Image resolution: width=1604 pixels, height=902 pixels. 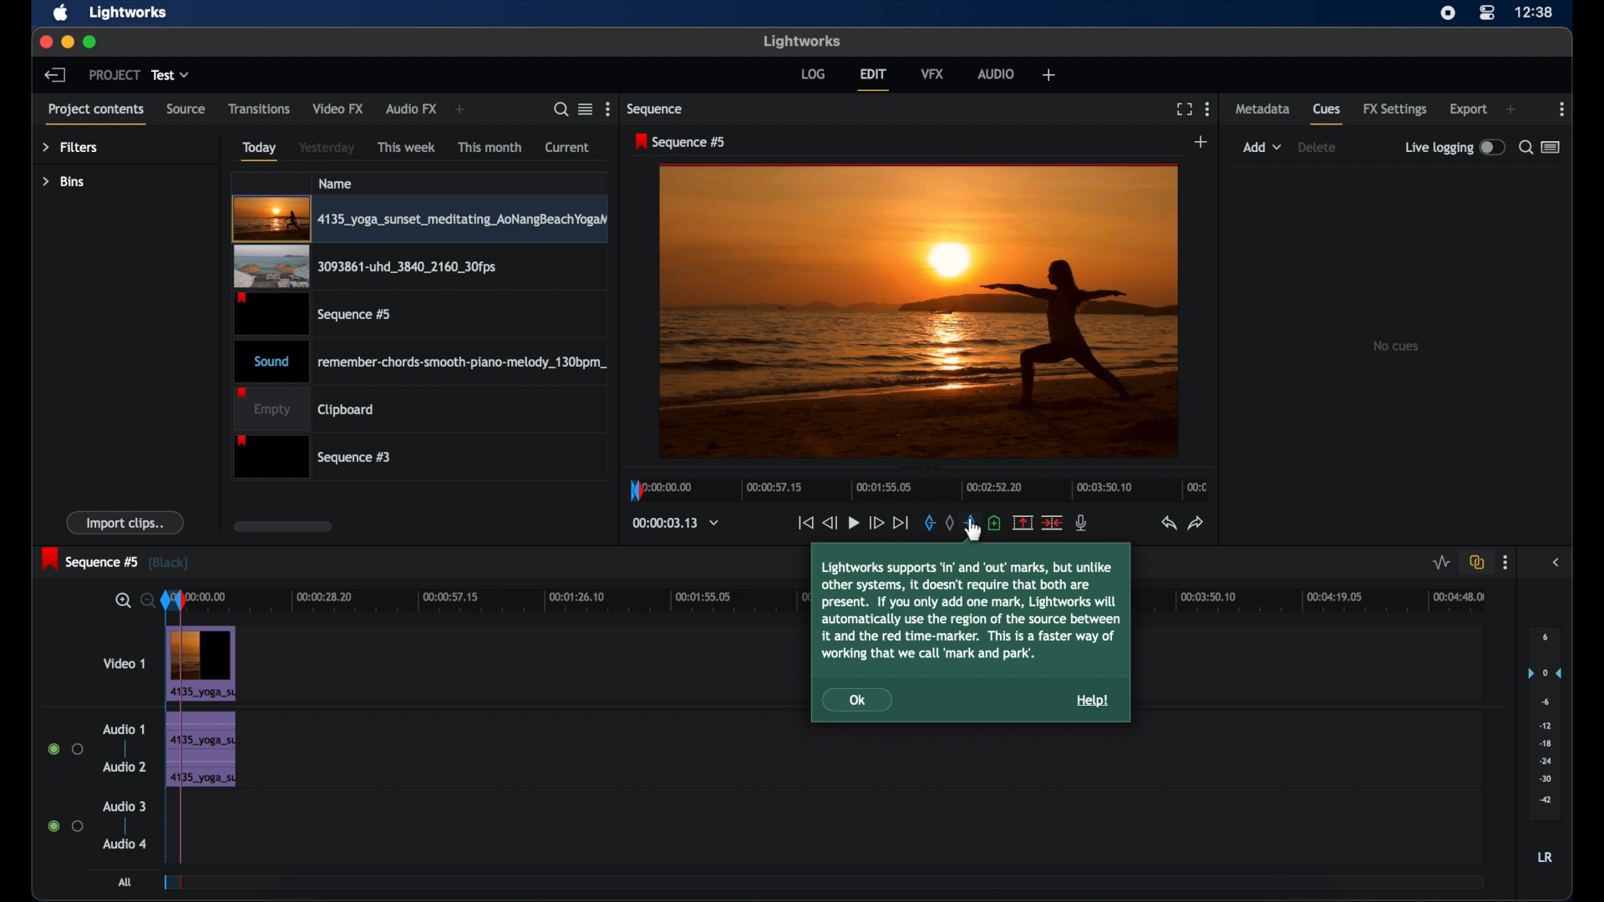 I want to click on full screen, so click(x=1184, y=108).